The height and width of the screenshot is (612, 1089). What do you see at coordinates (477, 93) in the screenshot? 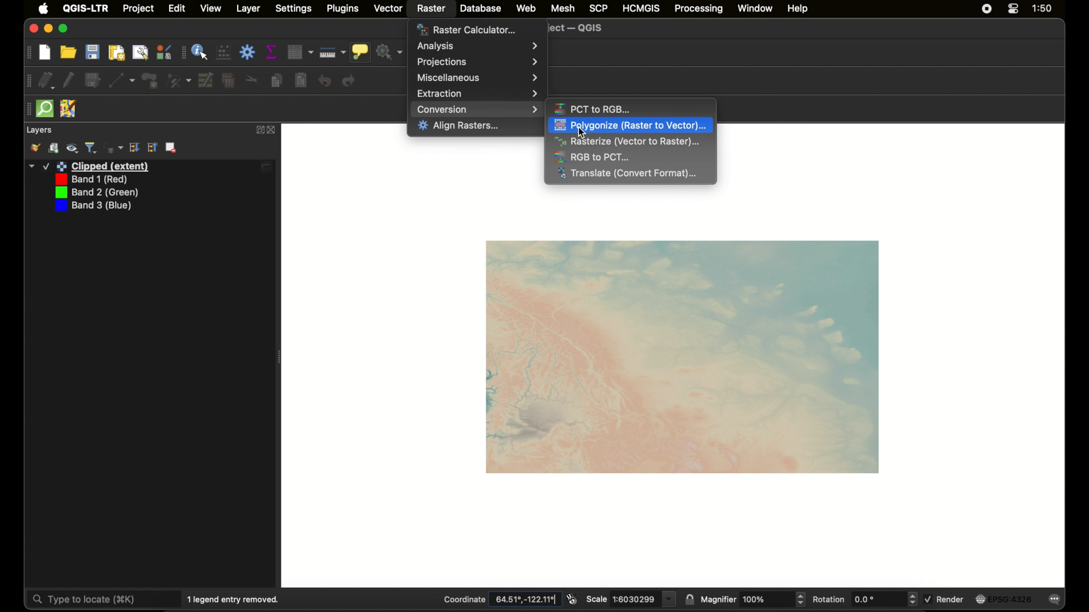
I see `extraction` at bounding box center [477, 93].